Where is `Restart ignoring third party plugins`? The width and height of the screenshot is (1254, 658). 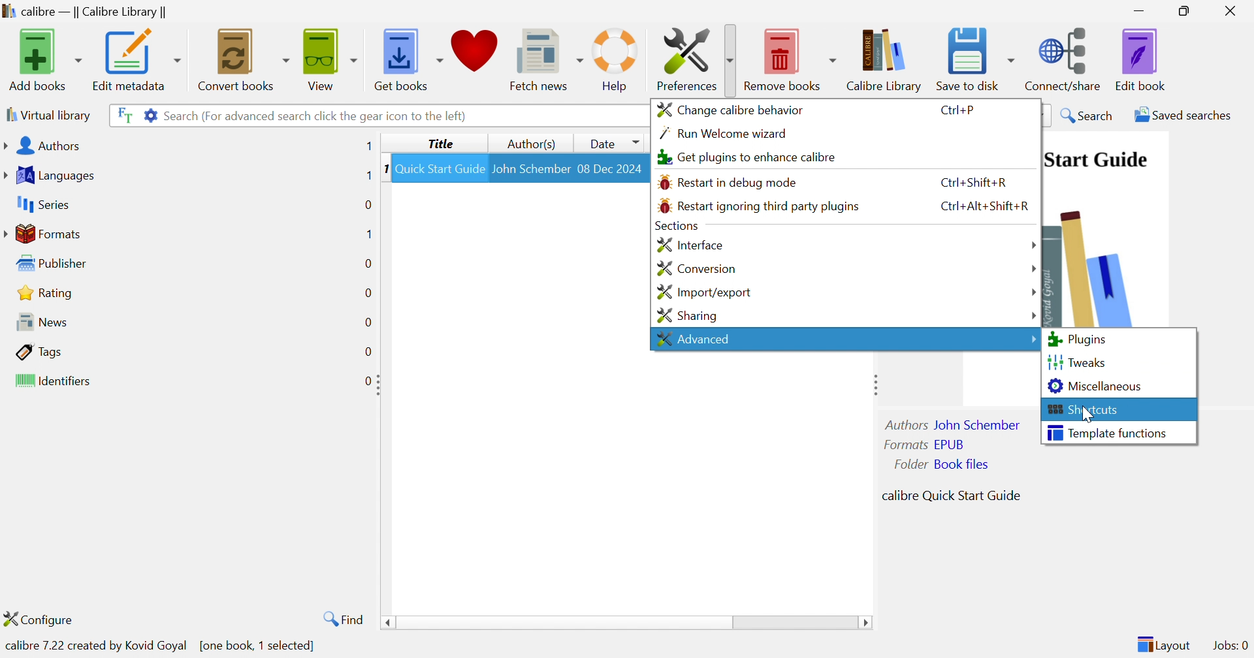 Restart ignoring third party plugins is located at coordinates (758, 206).